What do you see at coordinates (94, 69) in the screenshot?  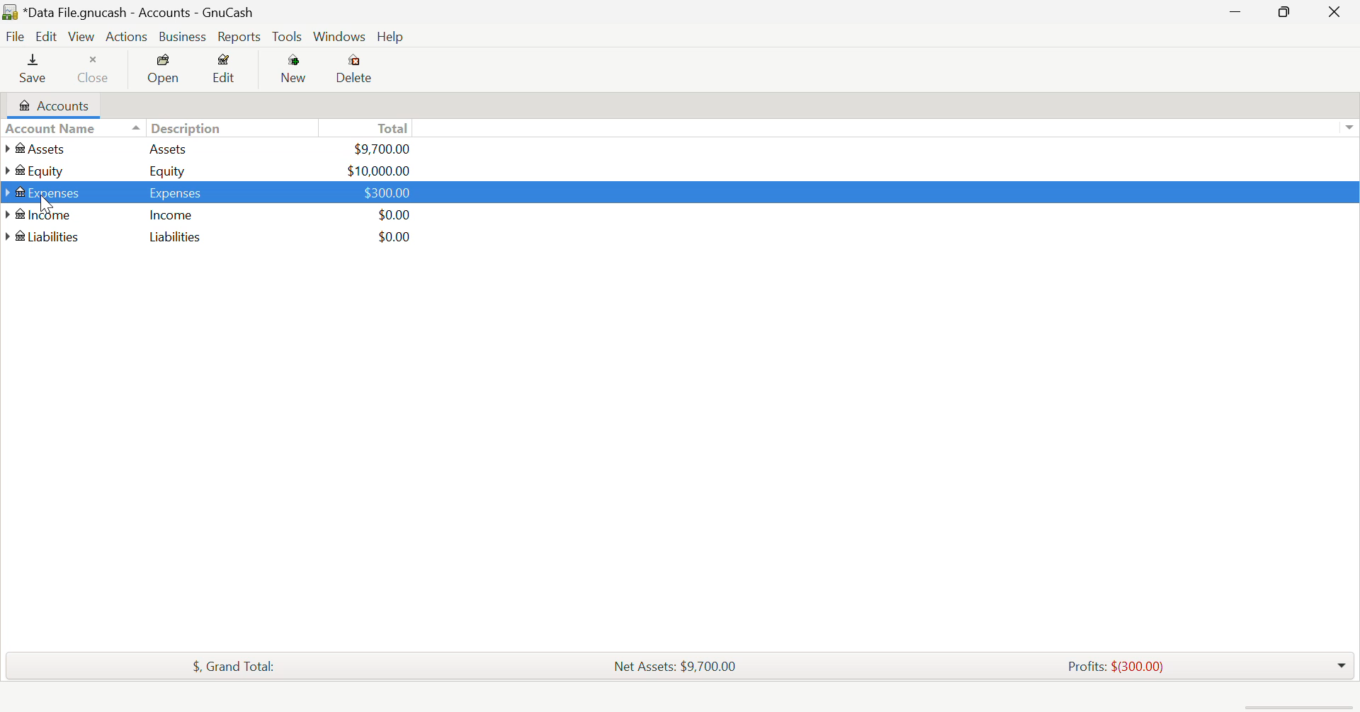 I see `Close` at bounding box center [94, 69].